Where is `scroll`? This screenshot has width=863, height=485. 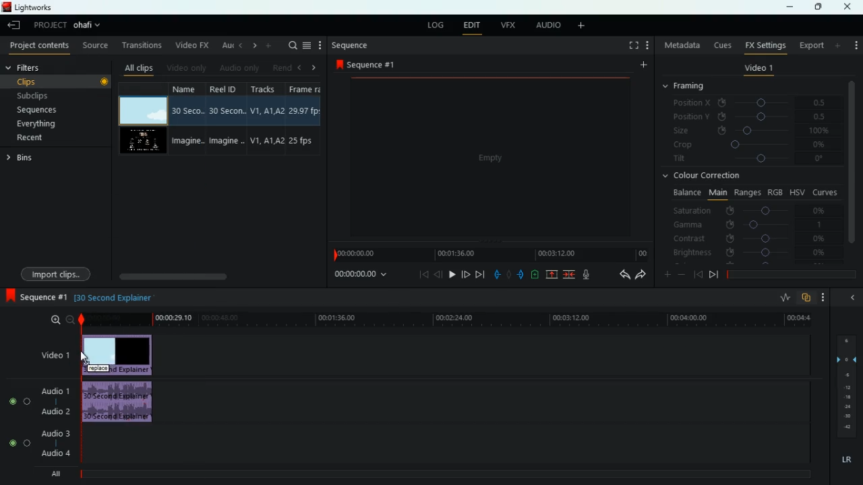
scroll is located at coordinates (218, 276).